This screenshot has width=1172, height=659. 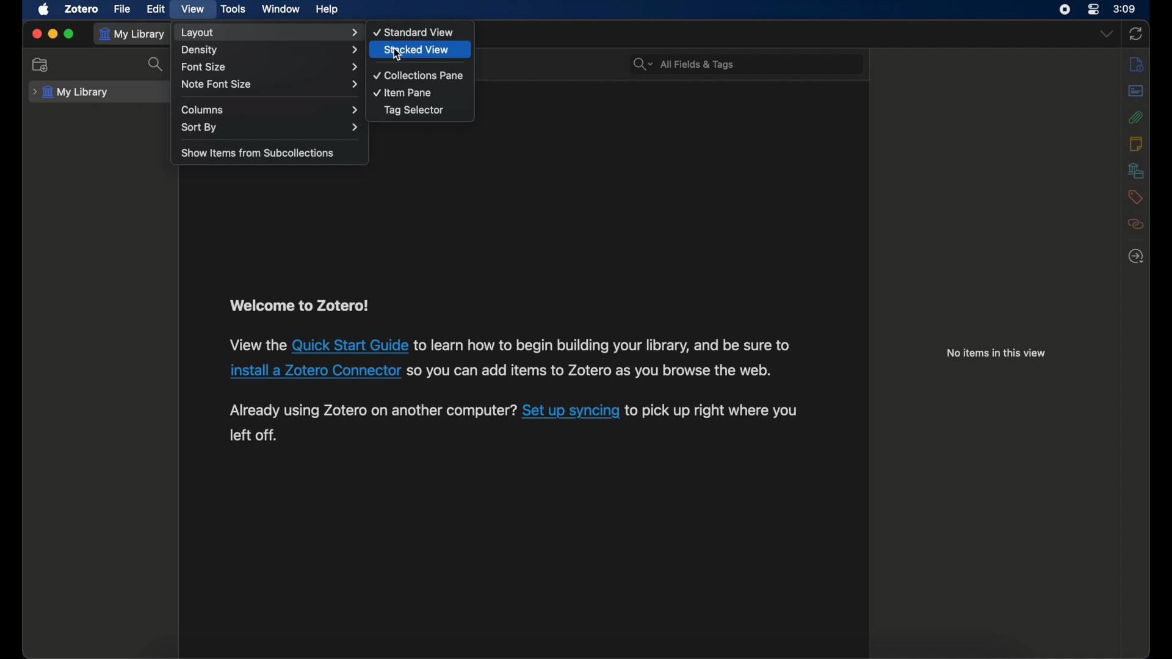 What do you see at coordinates (157, 63) in the screenshot?
I see `search` at bounding box center [157, 63].